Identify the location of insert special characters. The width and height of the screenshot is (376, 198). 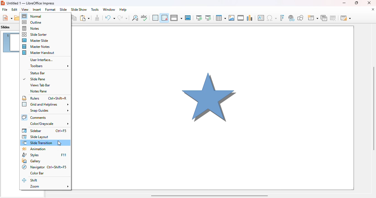
(272, 18).